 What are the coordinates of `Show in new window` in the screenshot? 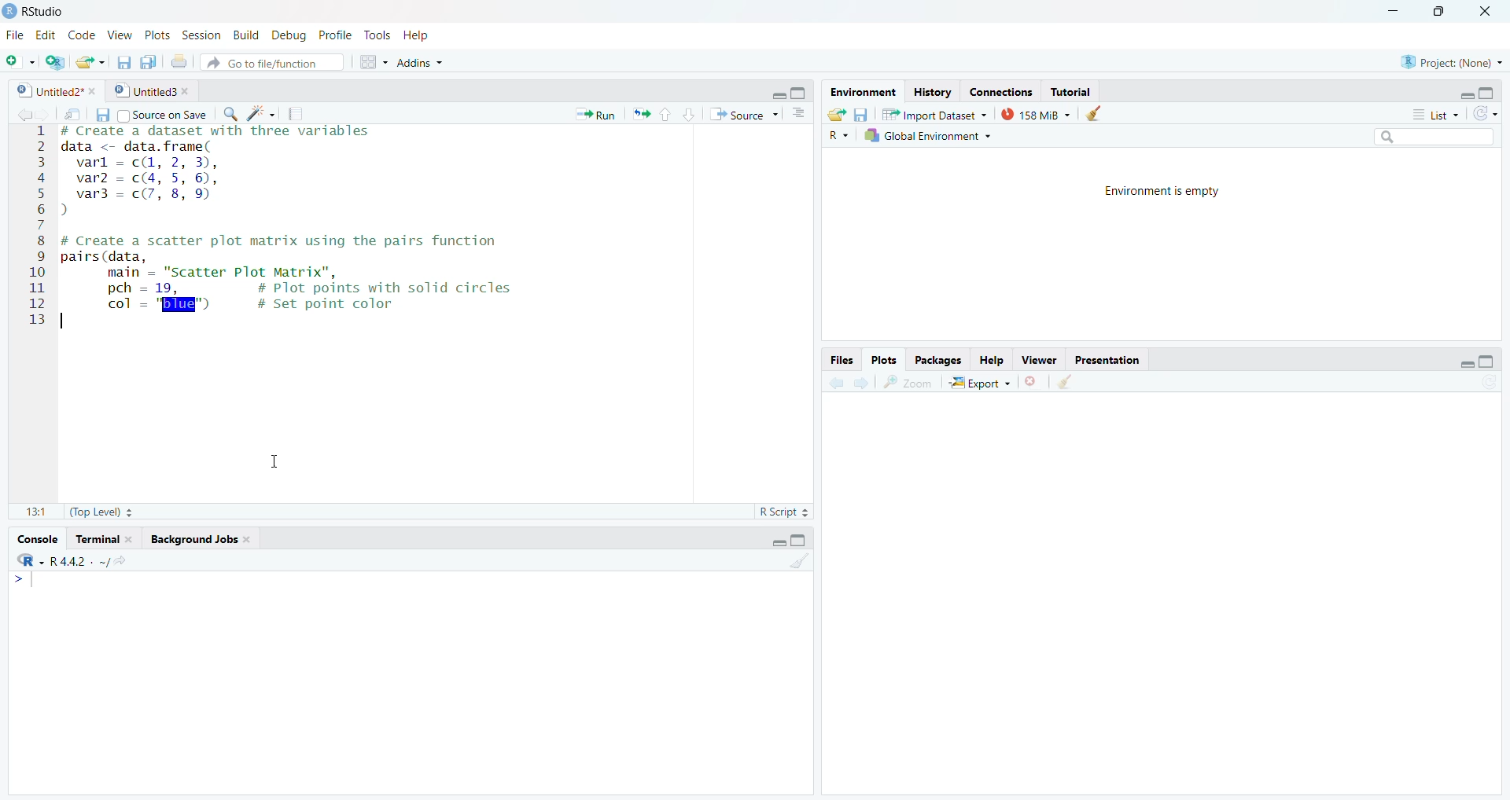 It's located at (68, 112).